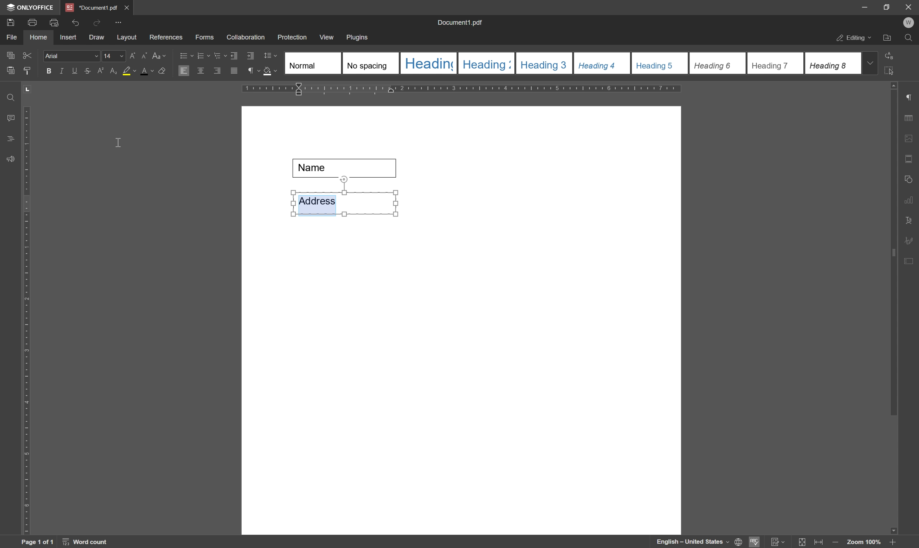 Image resolution: width=919 pixels, height=548 pixels. Describe the element at coordinates (820, 542) in the screenshot. I see `fit to width` at that location.